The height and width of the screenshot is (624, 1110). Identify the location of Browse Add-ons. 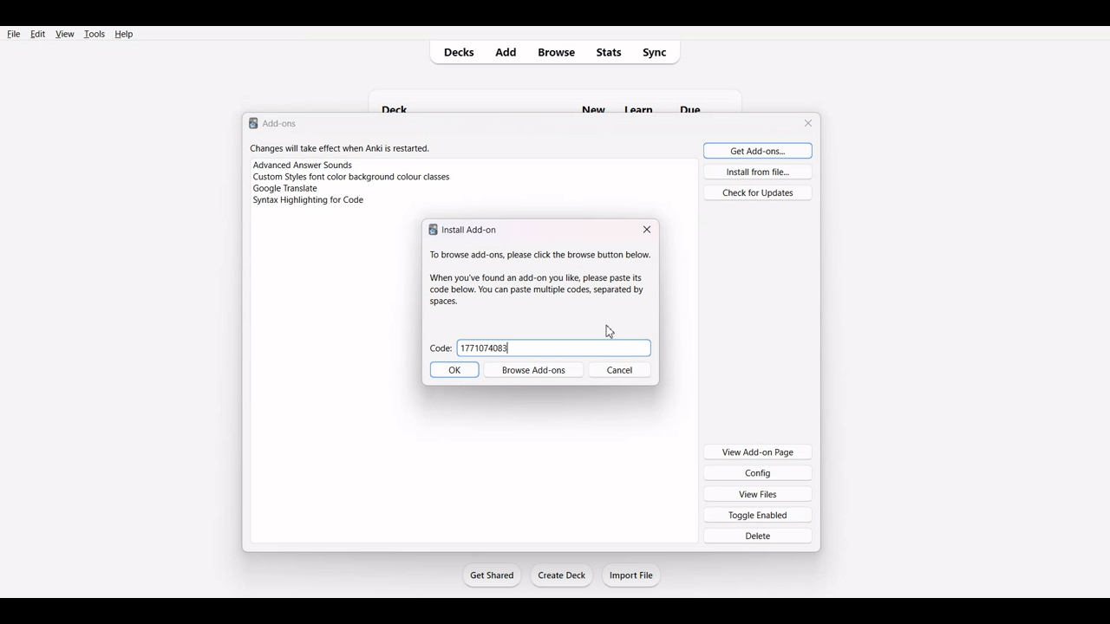
(537, 371).